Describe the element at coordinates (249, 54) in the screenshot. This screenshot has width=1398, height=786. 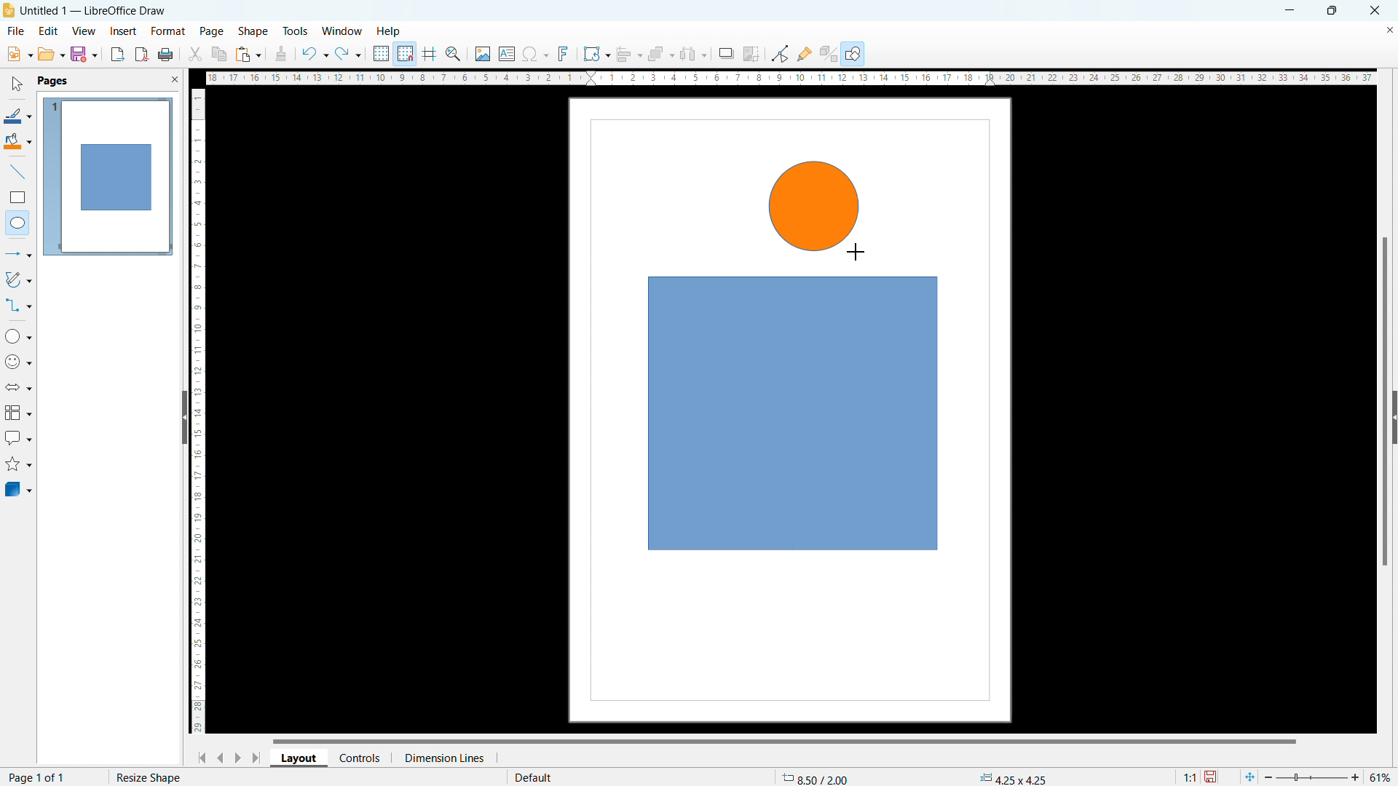
I see `paste` at that location.